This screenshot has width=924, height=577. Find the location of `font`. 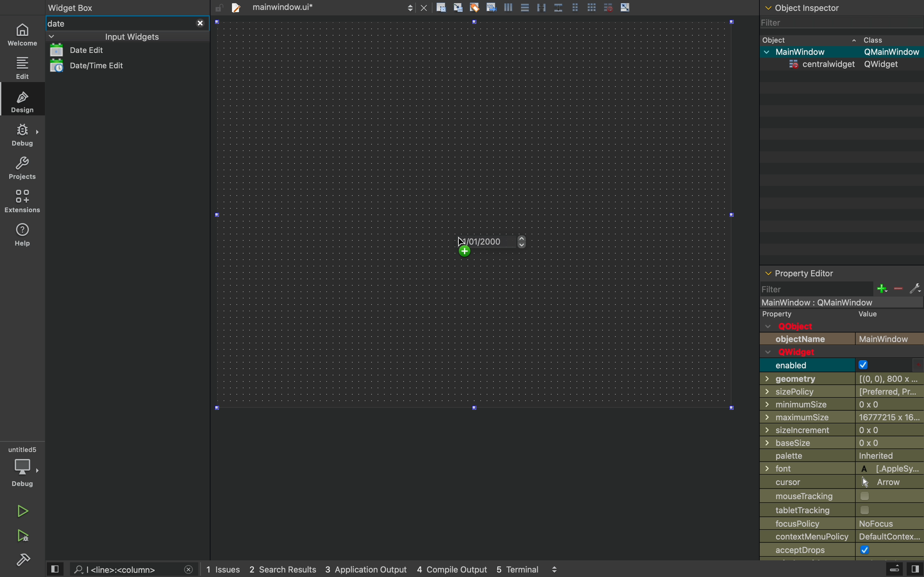

font is located at coordinates (843, 469).